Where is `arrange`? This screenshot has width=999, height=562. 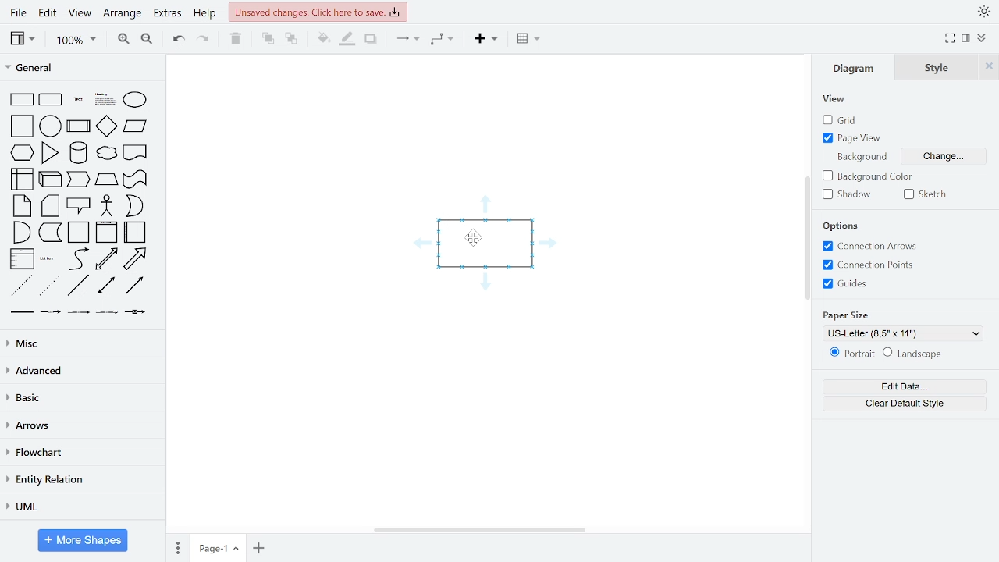
arrange is located at coordinates (123, 14).